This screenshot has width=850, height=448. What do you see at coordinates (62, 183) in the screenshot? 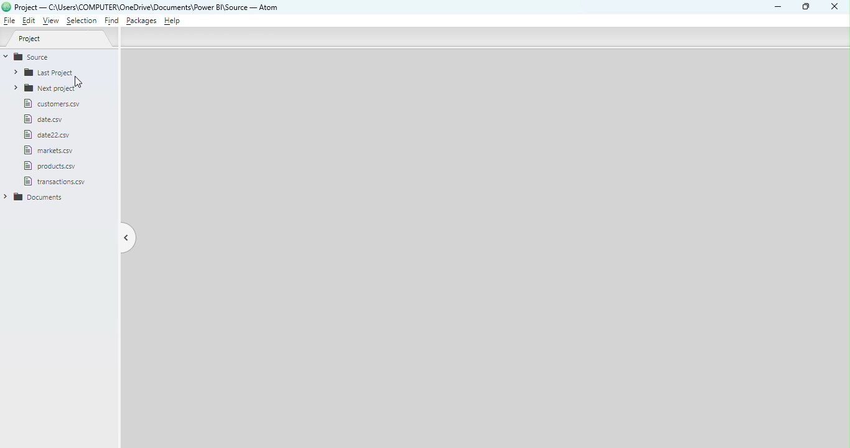
I see `file` at bounding box center [62, 183].